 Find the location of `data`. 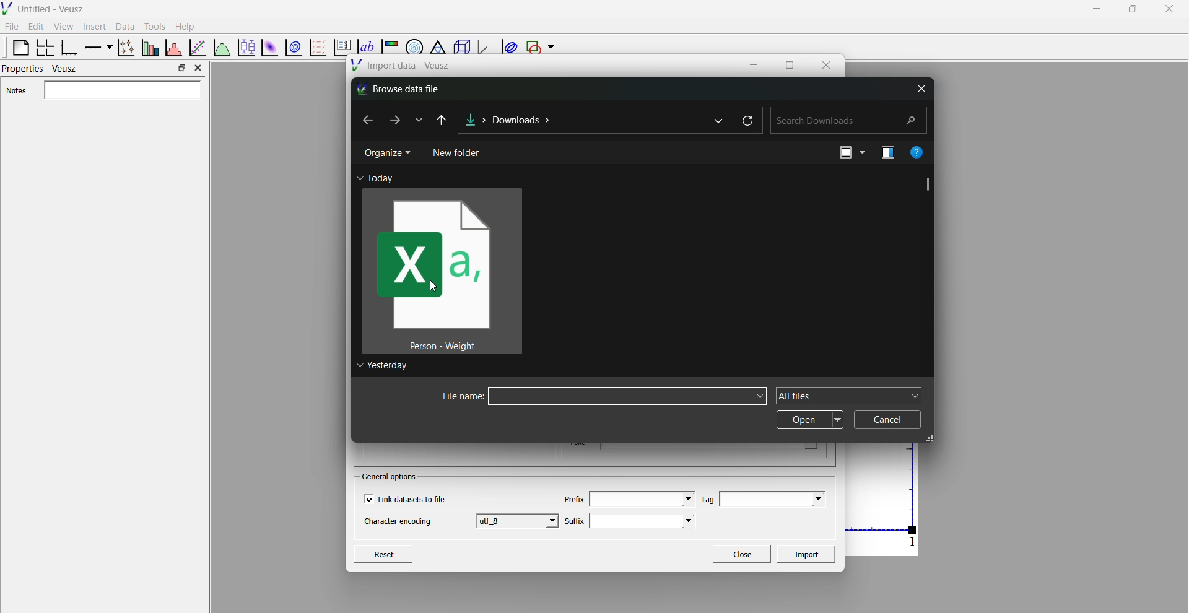

data is located at coordinates (123, 26).